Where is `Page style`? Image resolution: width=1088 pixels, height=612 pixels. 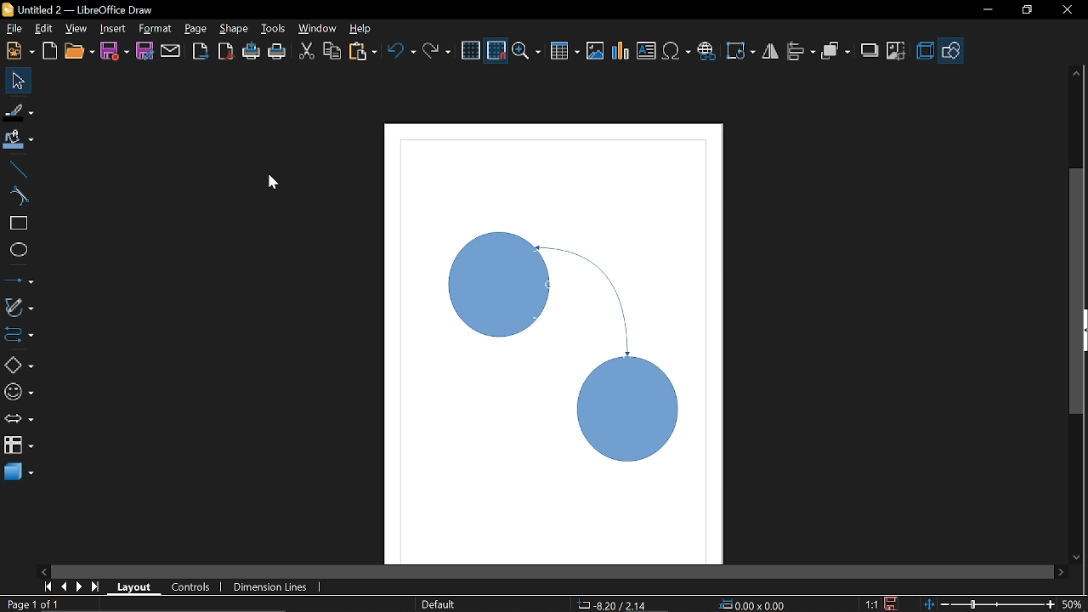
Page style is located at coordinates (439, 605).